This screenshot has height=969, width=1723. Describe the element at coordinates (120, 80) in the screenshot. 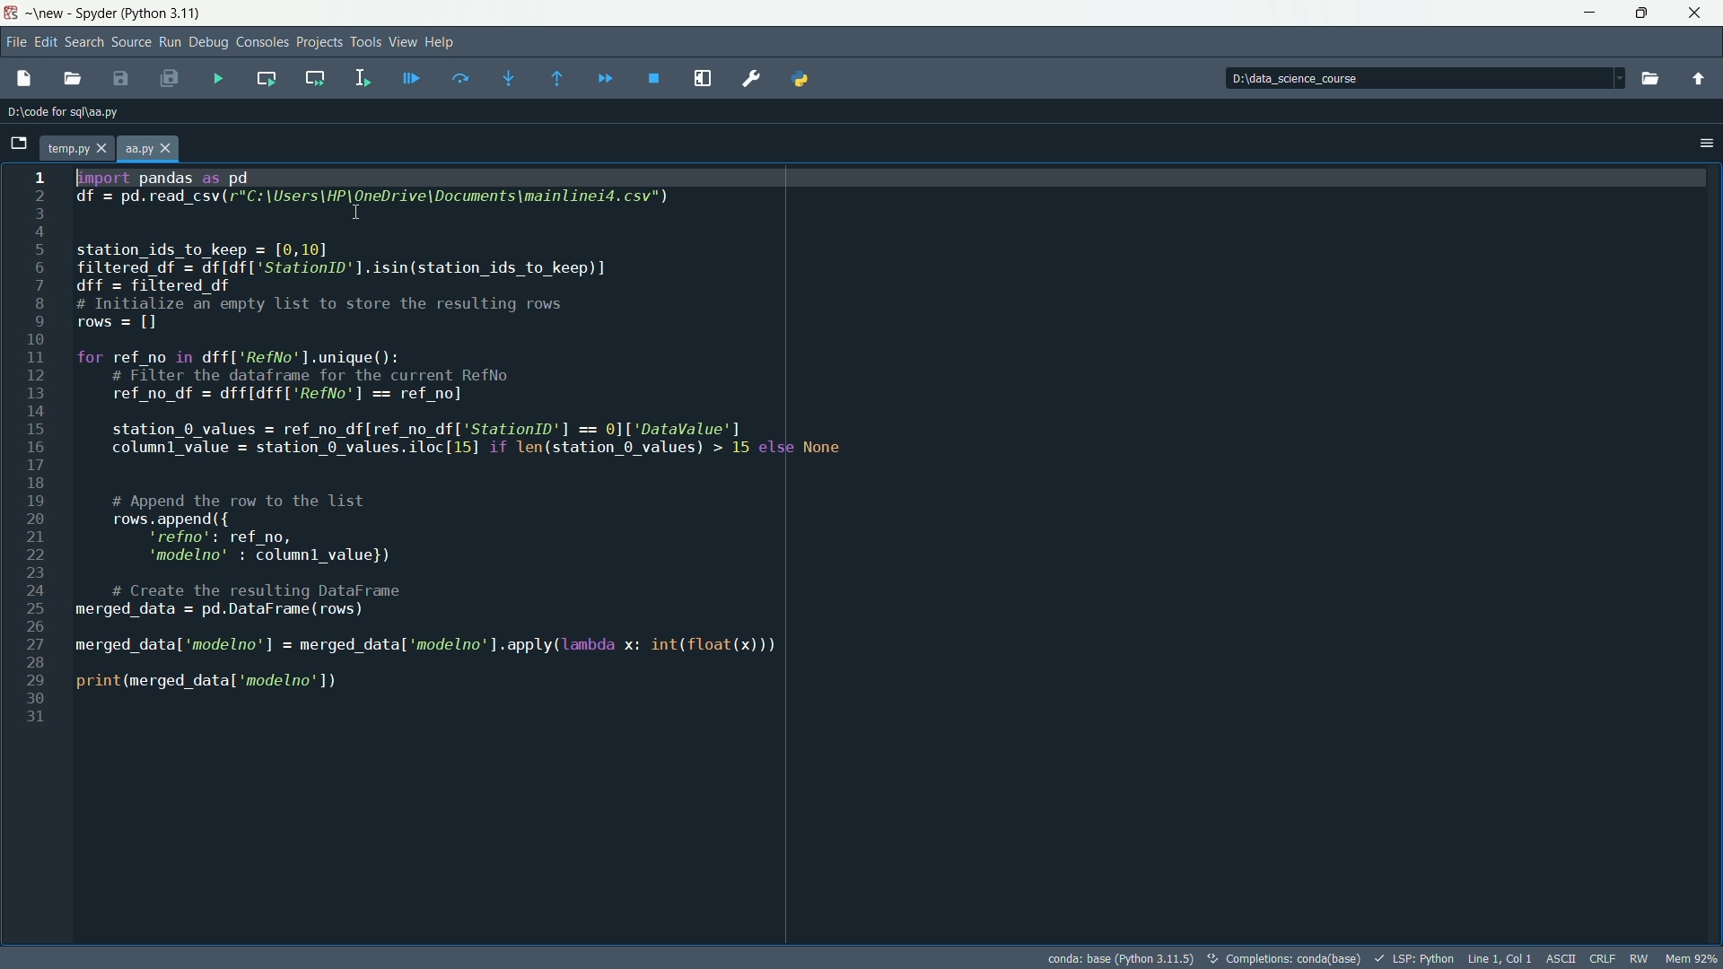

I see `save file` at that location.